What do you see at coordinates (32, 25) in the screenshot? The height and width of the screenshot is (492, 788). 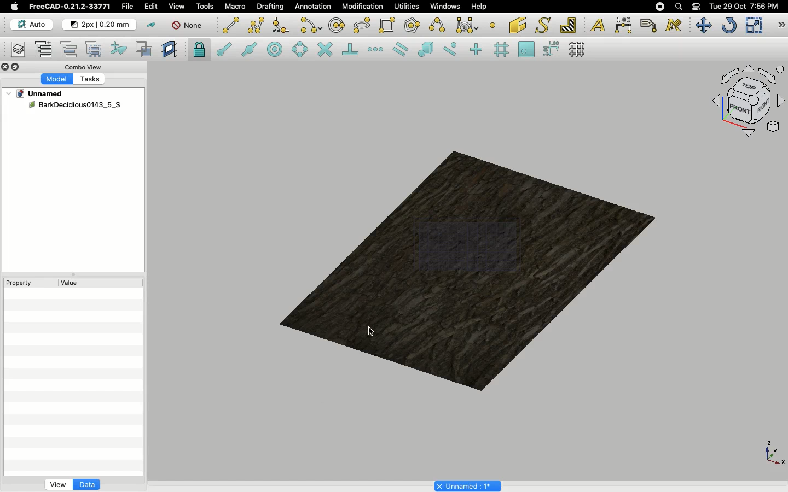 I see `Auto` at bounding box center [32, 25].